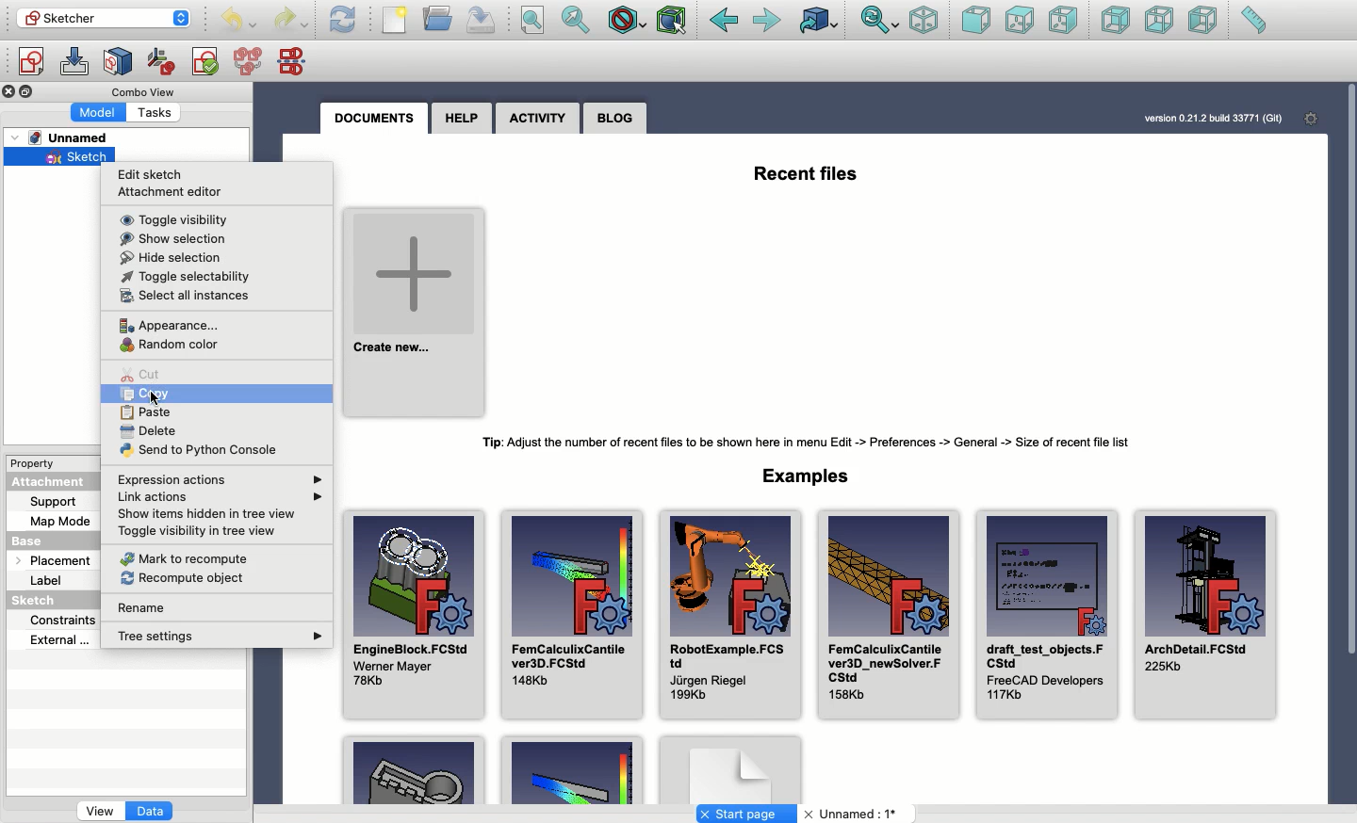 This screenshot has width=1357, height=823. Describe the element at coordinates (820, 20) in the screenshot. I see `Go to linked object` at that location.